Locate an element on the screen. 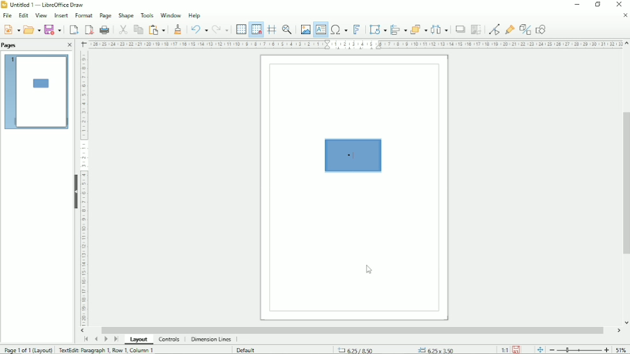  Close is located at coordinates (625, 16).